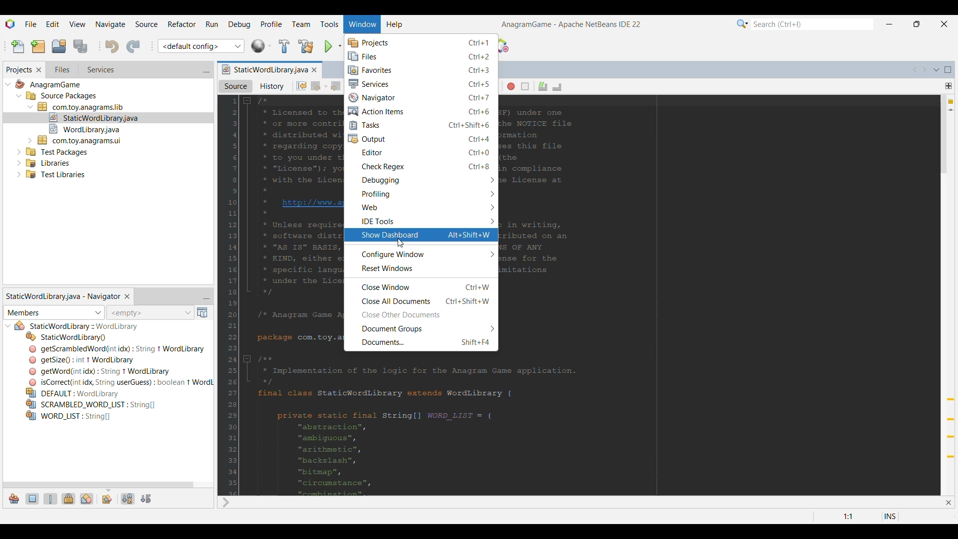  What do you see at coordinates (945, 24) in the screenshot?
I see `Close interface` at bounding box center [945, 24].